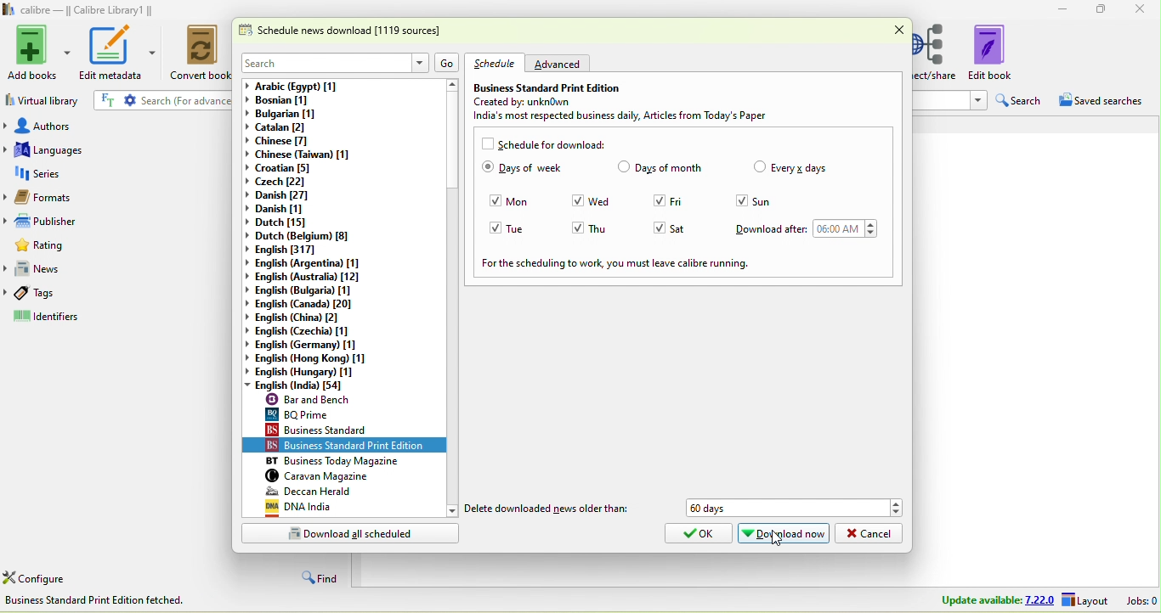 The height and width of the screenshot is (613, 1161). I want to click on languages, so click(119, 150).